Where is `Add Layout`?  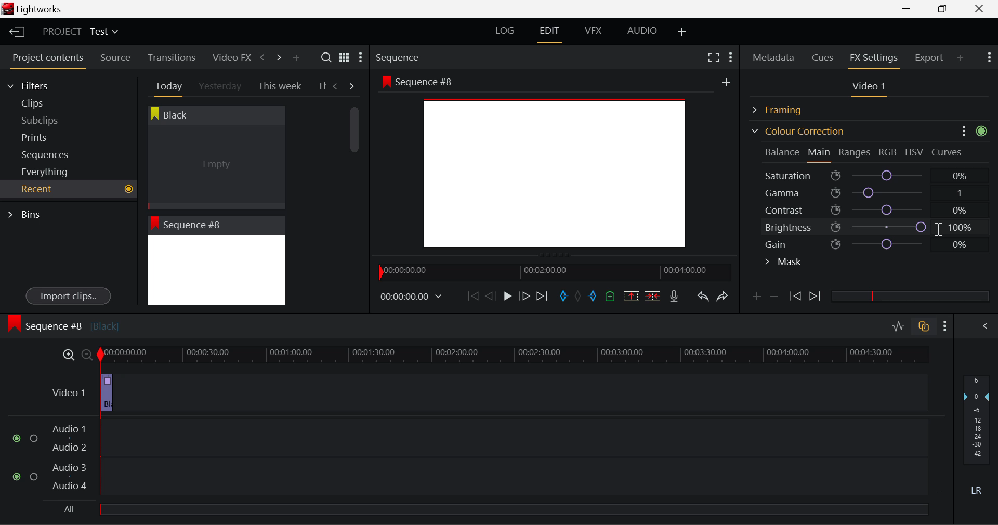
Add Layout is located at coordinates (682, 32).